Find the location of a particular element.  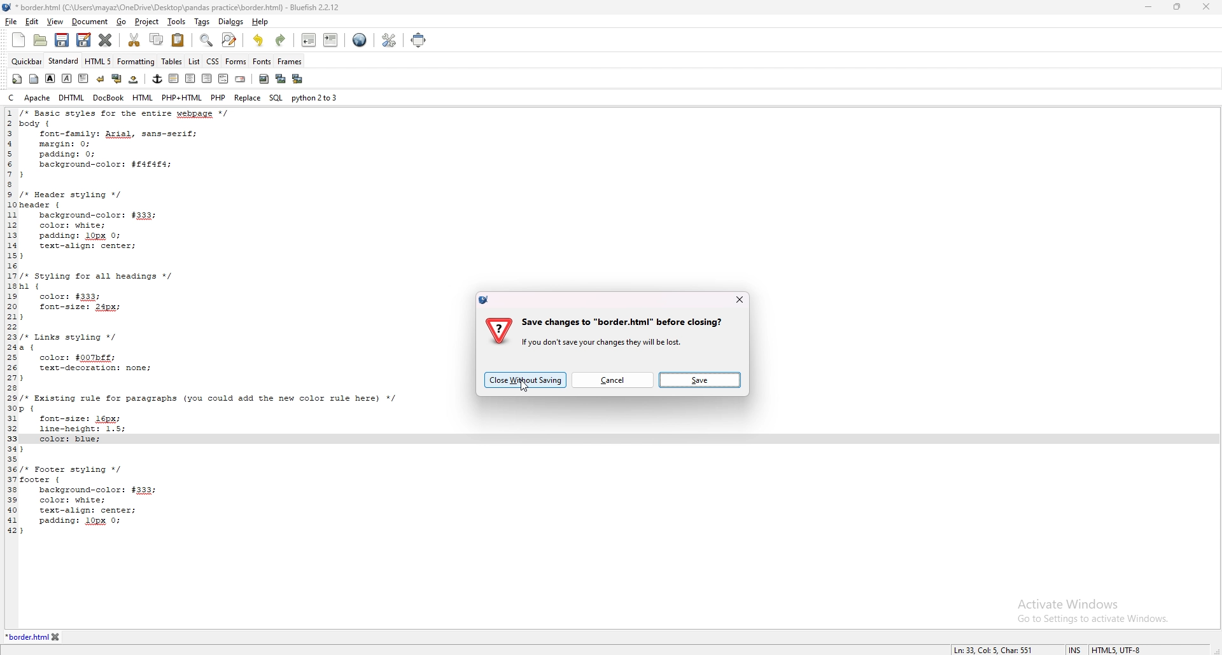

resize is located at coordinates (1177, 8).